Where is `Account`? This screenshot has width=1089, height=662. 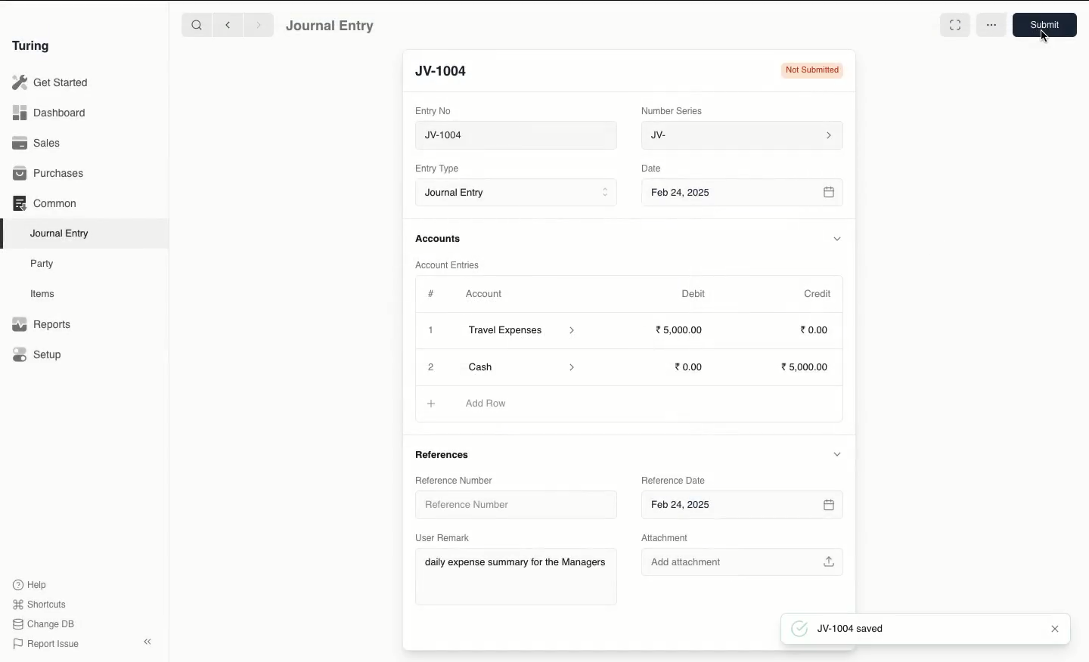 Account is located at coordinates (485, 294).